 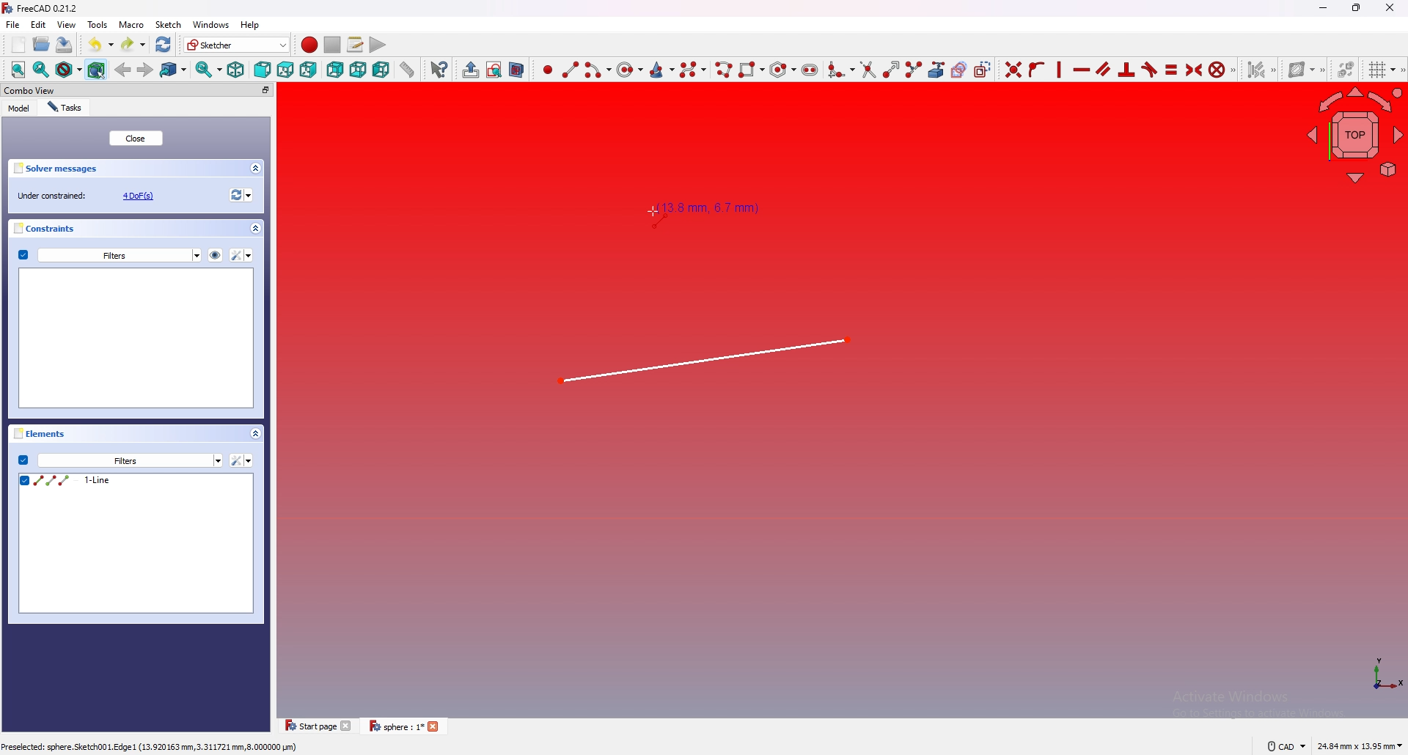 I want to click on sphere: 1*, so click(x=407, y=726).